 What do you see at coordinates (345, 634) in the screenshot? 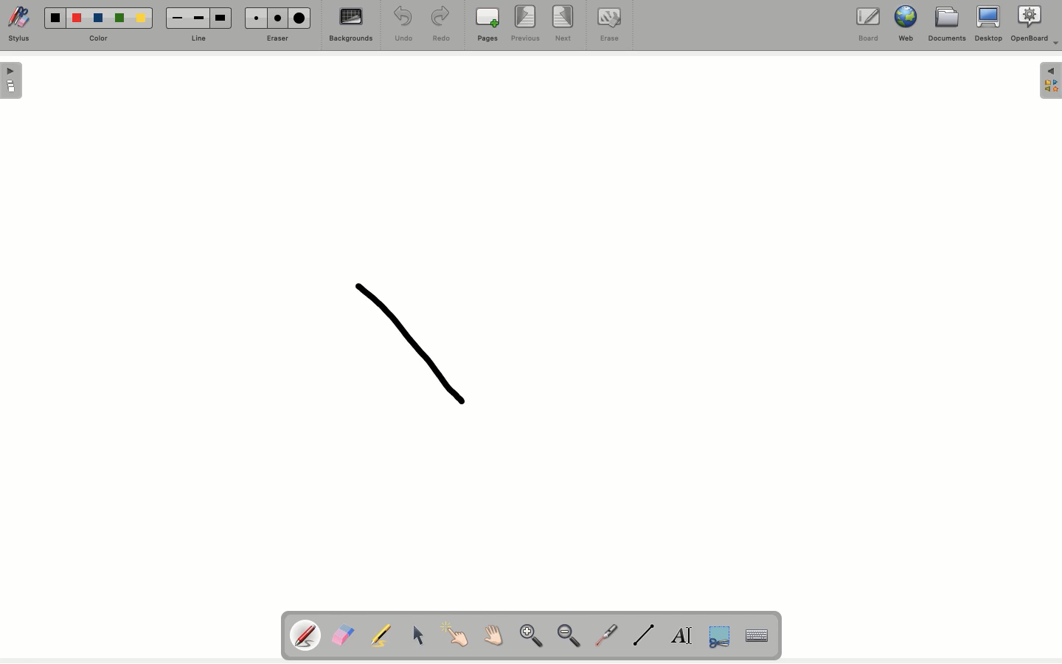
I see `Eraser` at bounding box center [345, 634].